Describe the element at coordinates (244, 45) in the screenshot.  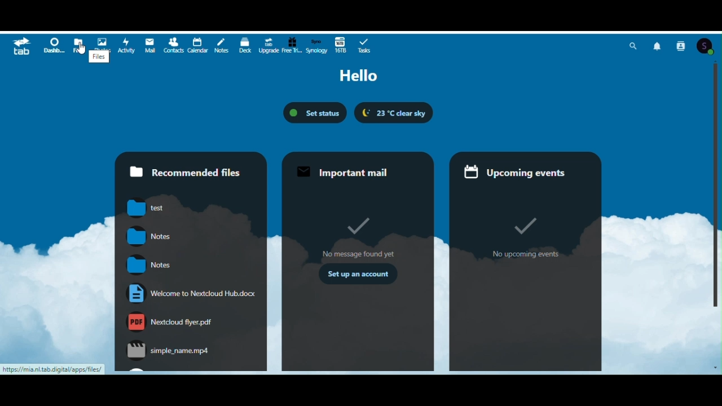
I see `D e c k` at that location.